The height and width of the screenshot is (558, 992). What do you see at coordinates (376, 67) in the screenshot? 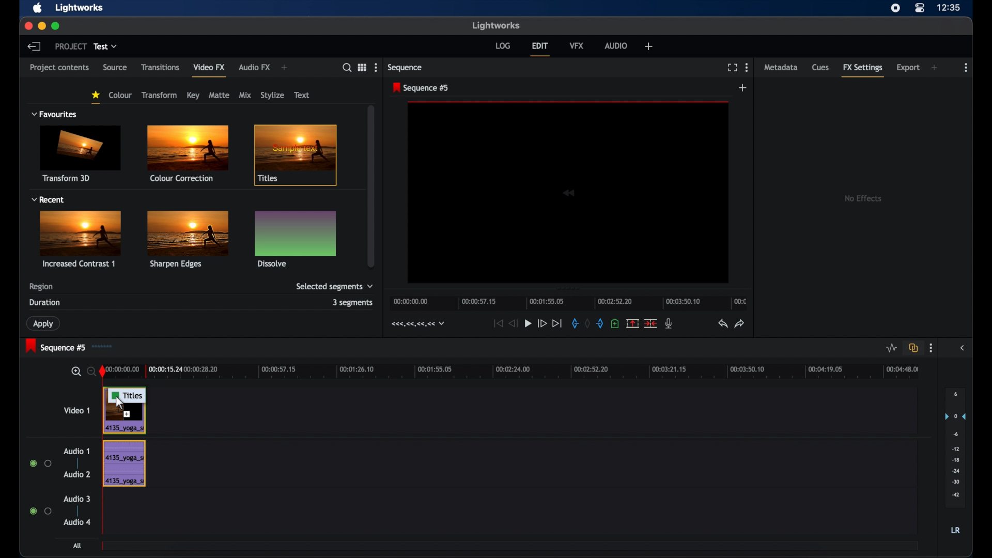
I see `more options` at bounding box center [376, 67].